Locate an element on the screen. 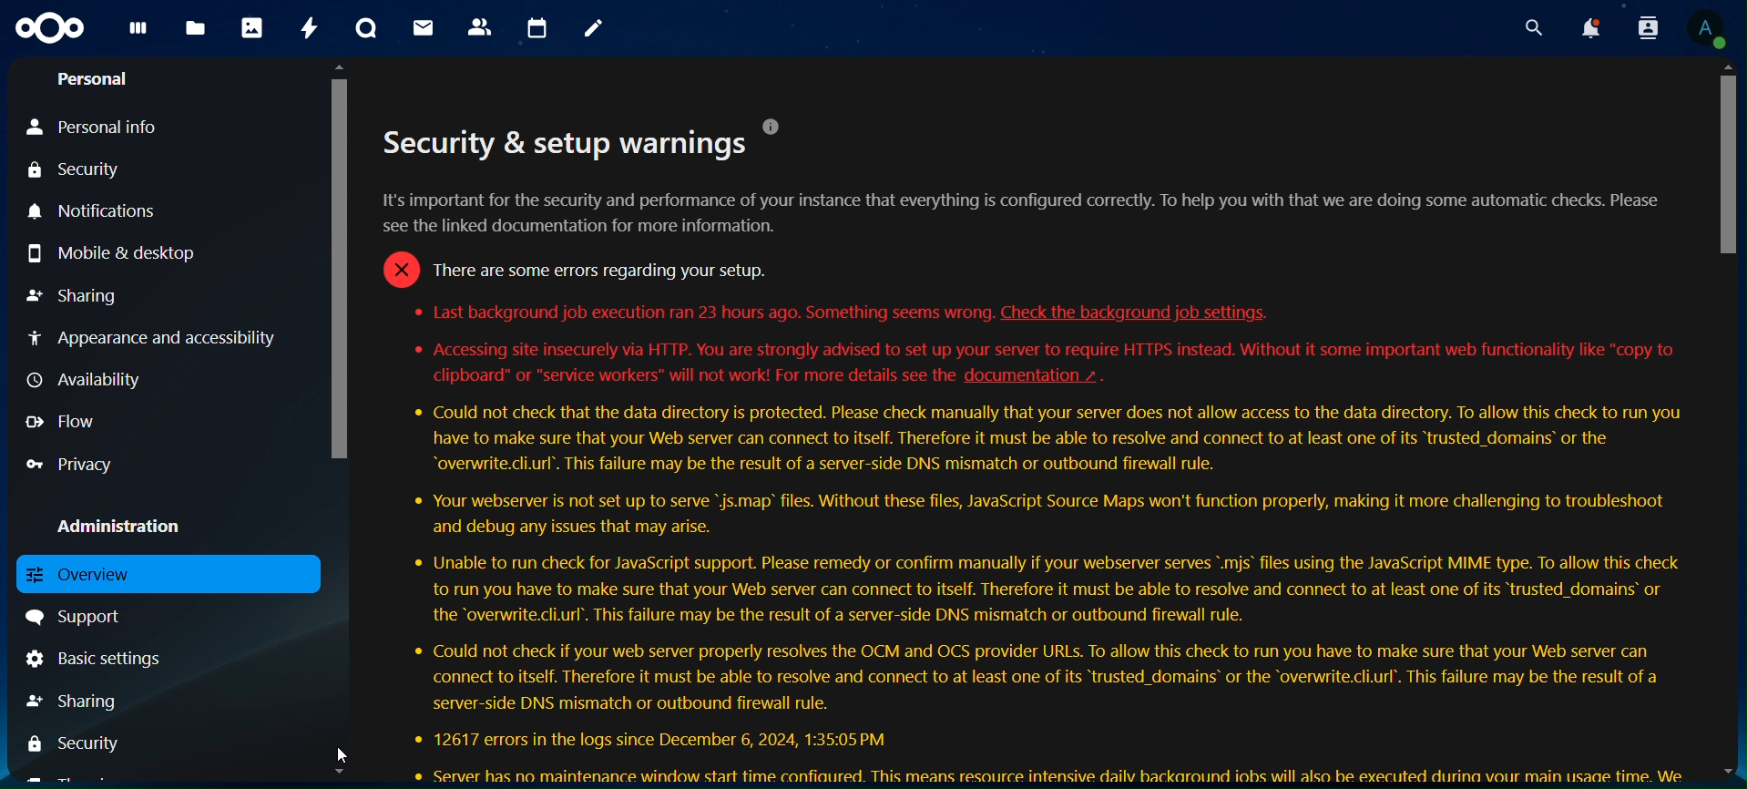 This screenshot has height=789, width=1747. sharing is located at coordinates (72, 702).